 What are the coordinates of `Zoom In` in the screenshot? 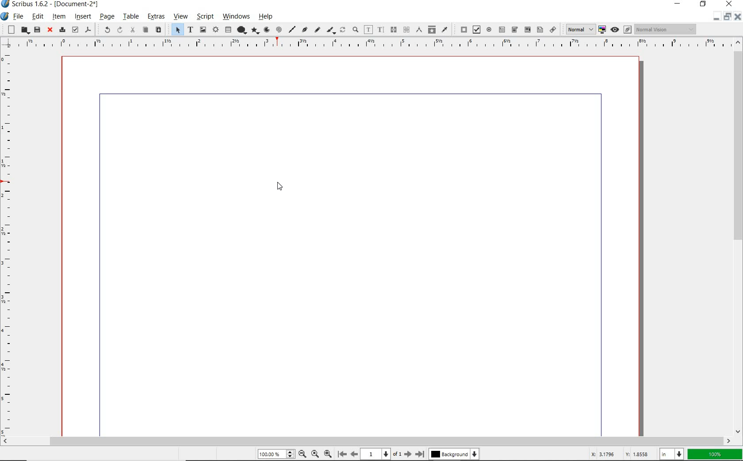 It's located at (329, 453).